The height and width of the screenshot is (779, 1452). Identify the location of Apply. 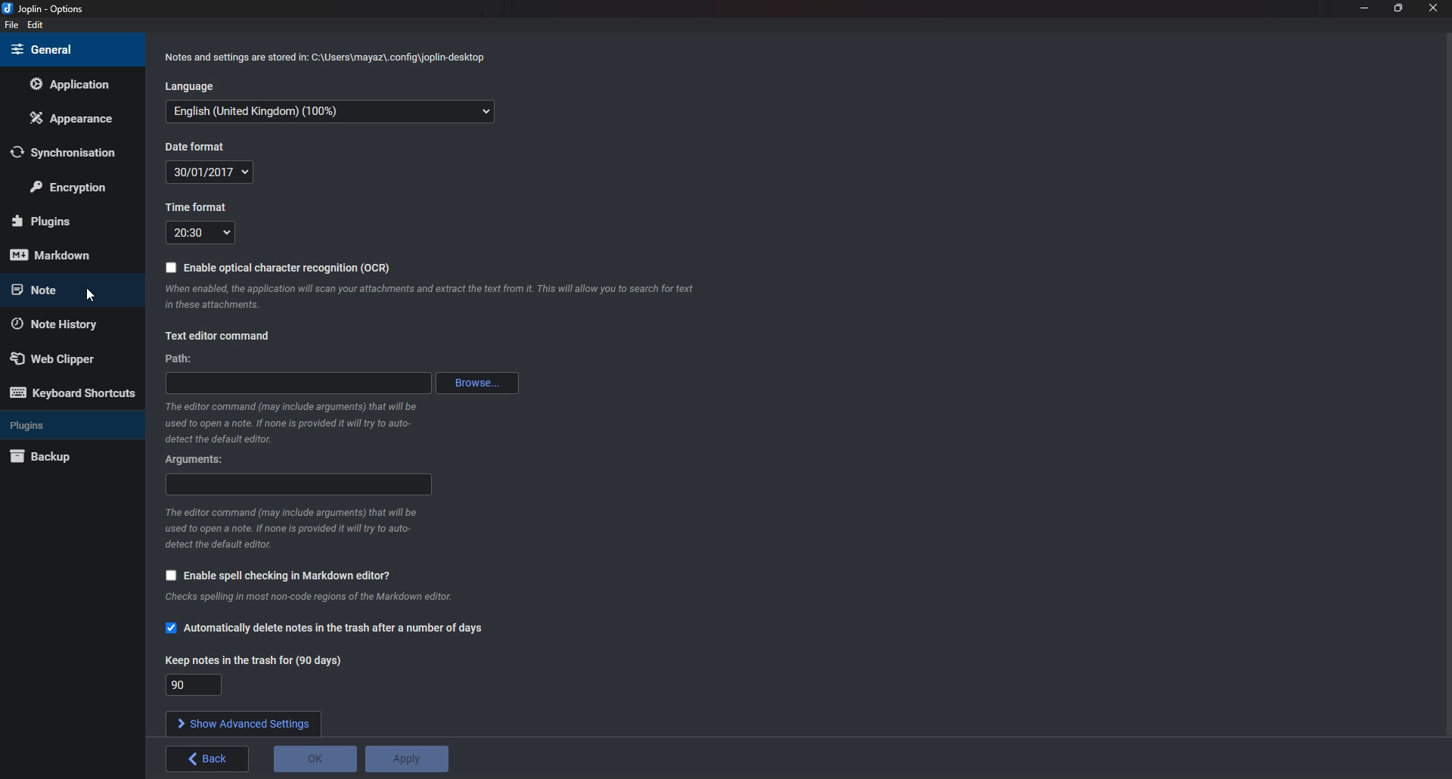
(408, 759).